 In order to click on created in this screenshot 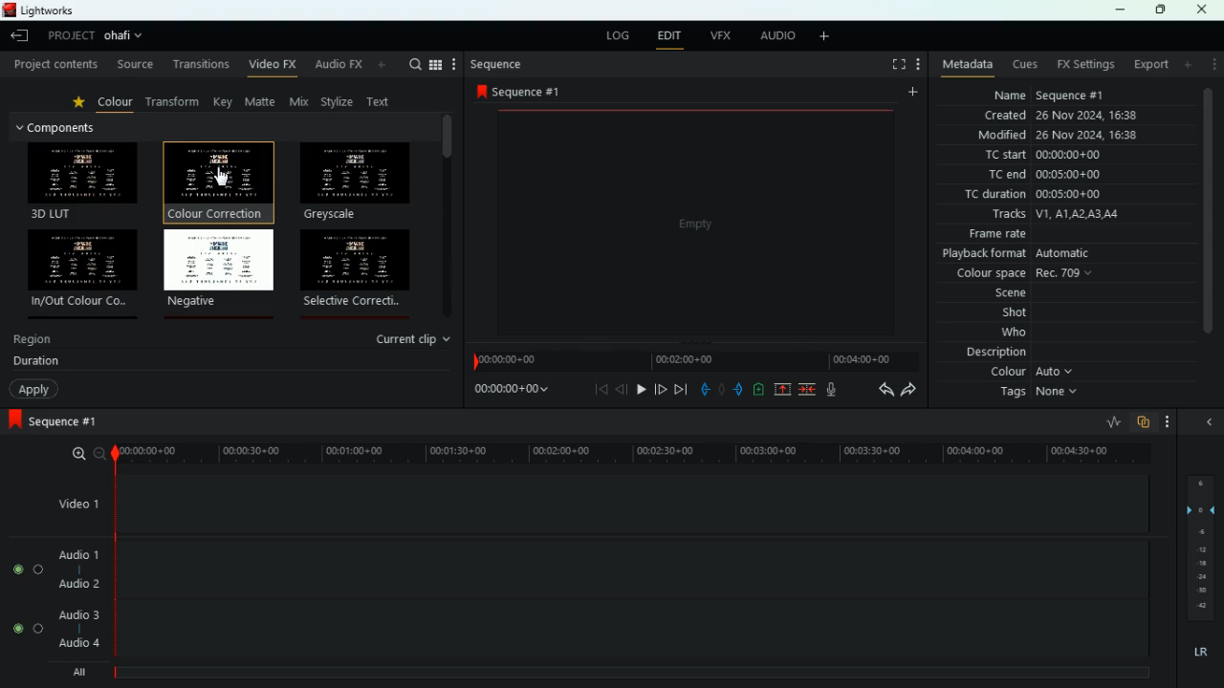, I will do `click(1061, 115)`.